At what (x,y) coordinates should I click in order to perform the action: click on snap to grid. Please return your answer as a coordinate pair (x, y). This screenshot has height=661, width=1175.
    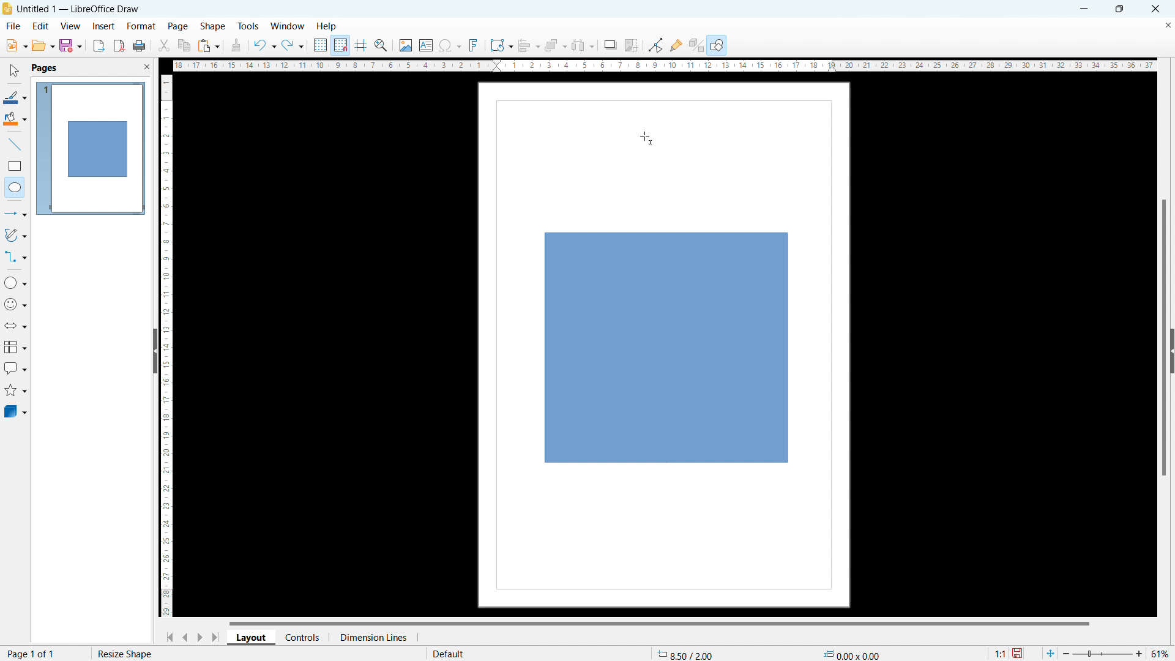
    Looking at the image, I should click on (340, 44).